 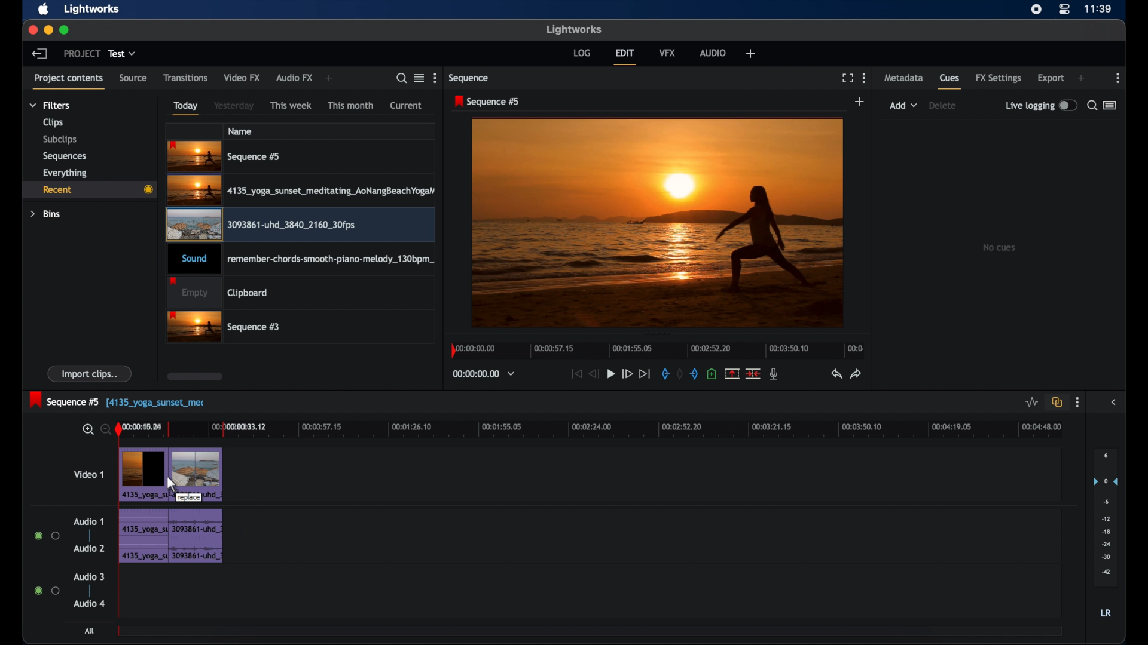 What do you see at coordinates (185, 77) in the screenshot?
I see `transitions` at bounding box center [185, 77].